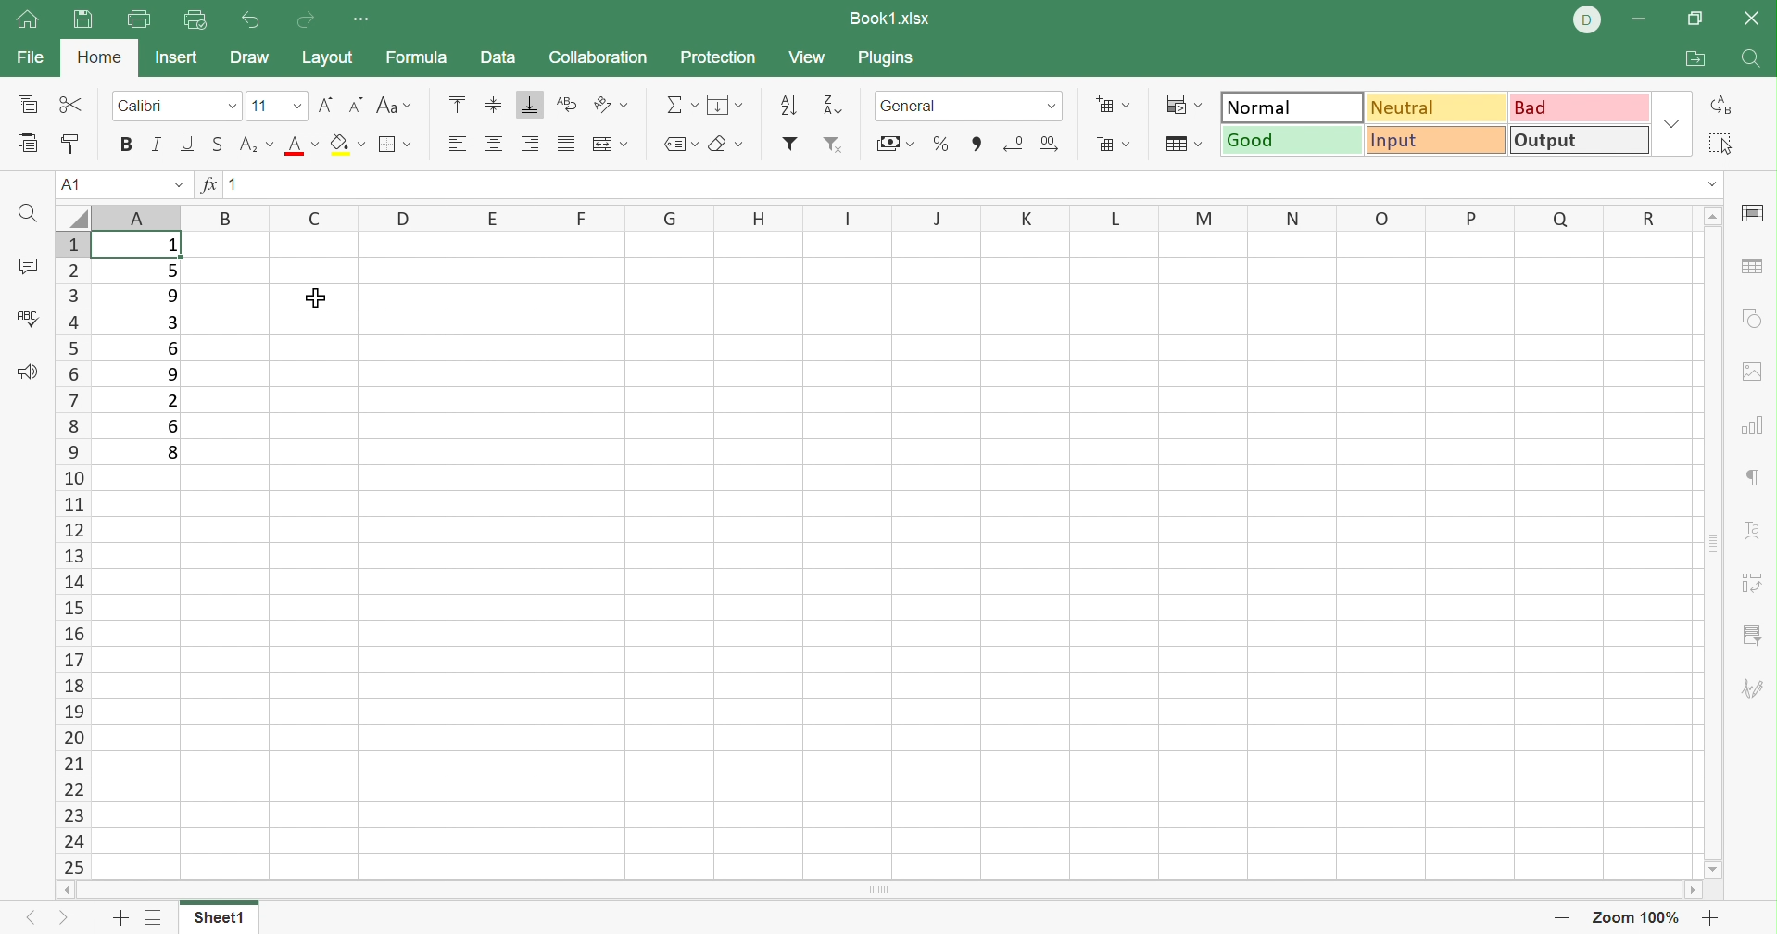 Image resolution: width=1777 pixels, height=934 pixels. I want to click on Merge and center, so click(611, 145).